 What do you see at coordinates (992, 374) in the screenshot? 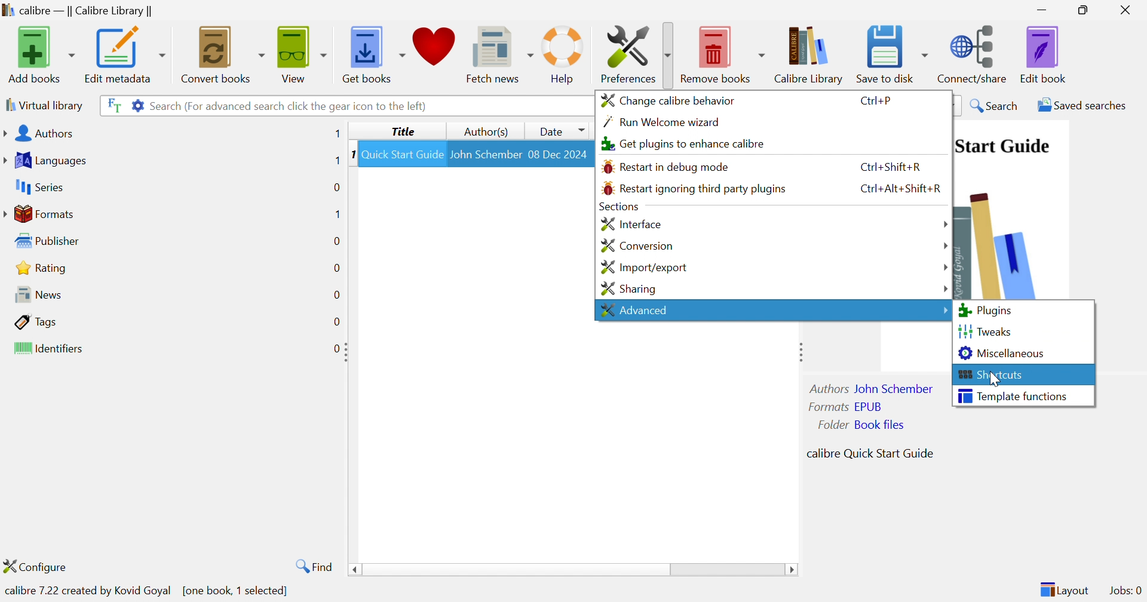
I see `Shortcuts` at bounding box center [992, 374].